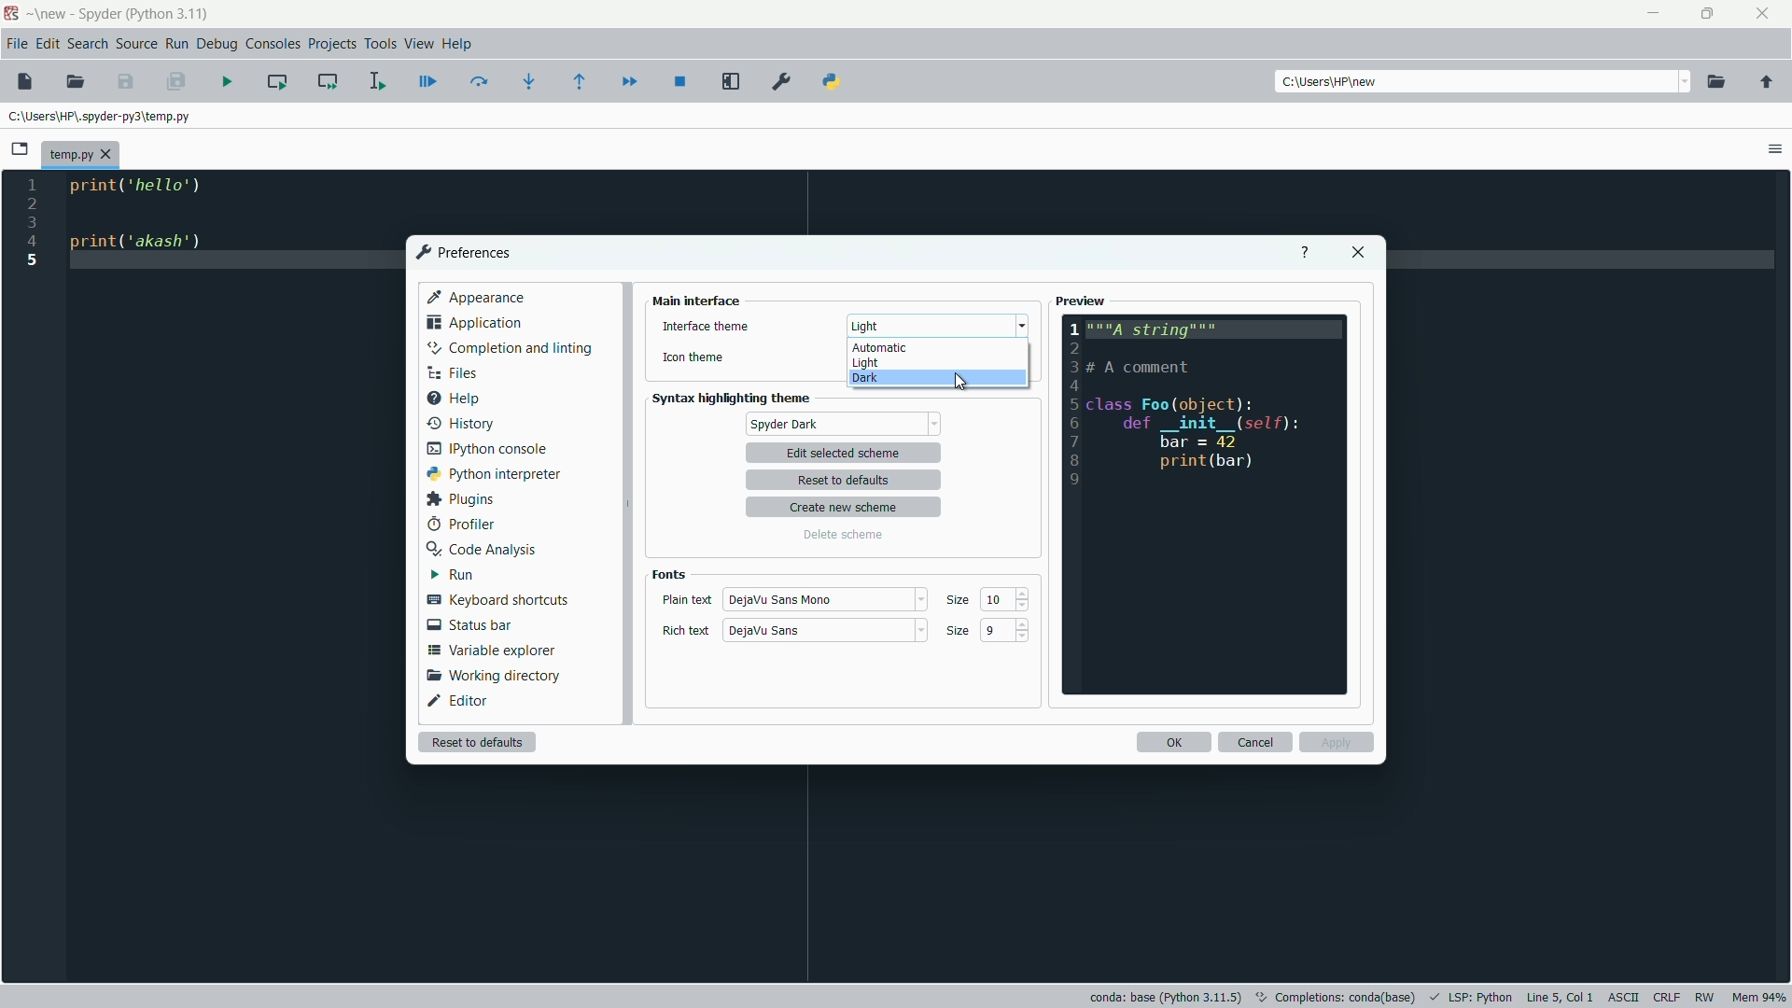 The height and width of the screenshot is (1008, 1792). I want to click on application, so click(474, 322).